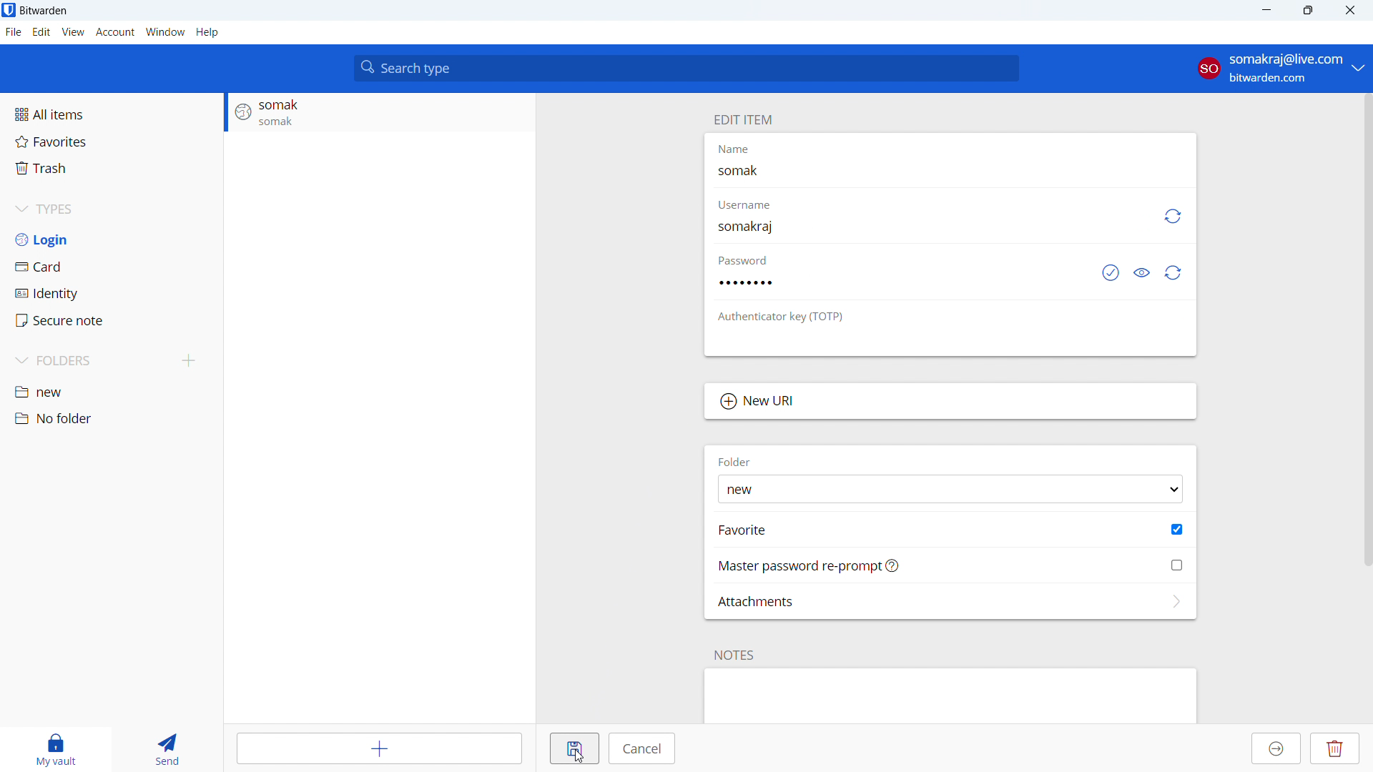  Describe the element at coordinates (74, 32) in the screenshot. I see `view` at that location.